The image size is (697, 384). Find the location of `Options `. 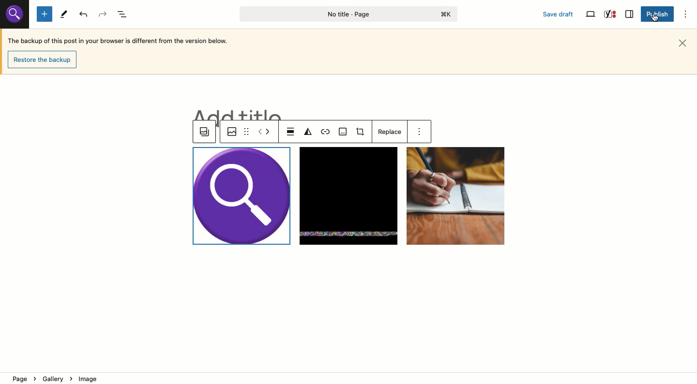

Options  is located at coordinates (686, 15).